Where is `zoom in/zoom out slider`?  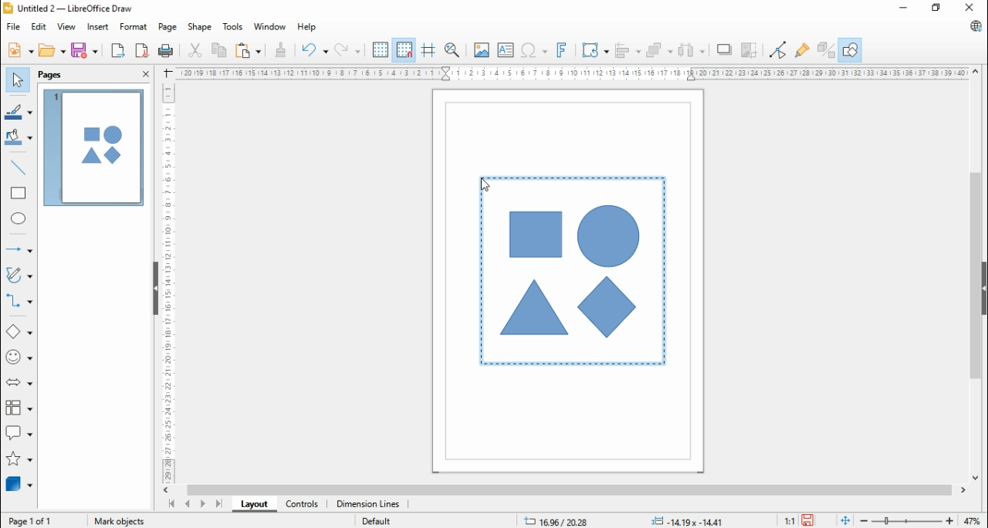 zoom in/zoom out slider is located at coordinates (906, 520).